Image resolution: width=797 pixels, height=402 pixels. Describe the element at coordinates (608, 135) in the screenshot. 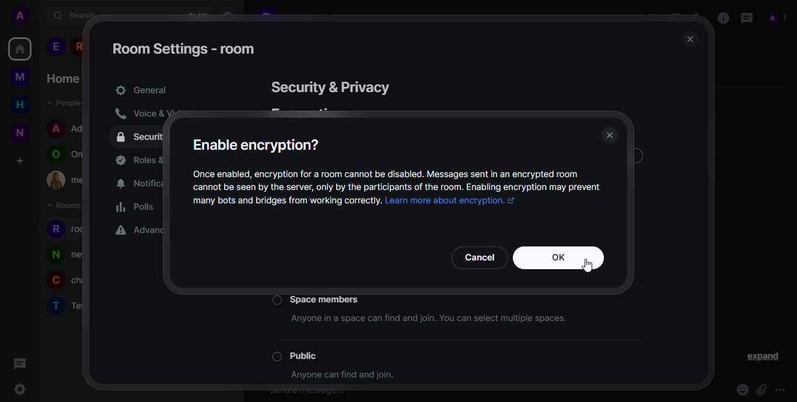

I see `close` at that location.